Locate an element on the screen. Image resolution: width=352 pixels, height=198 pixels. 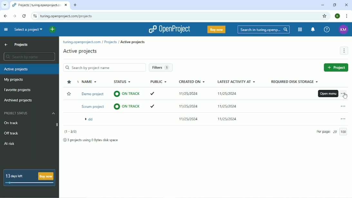
Close is located at coordinates (347, 5).